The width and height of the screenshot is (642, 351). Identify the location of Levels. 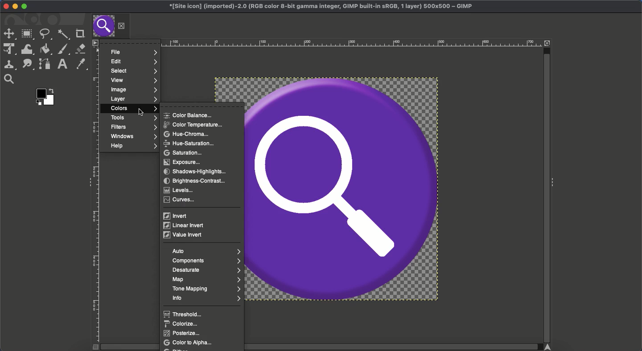
(179, 190).